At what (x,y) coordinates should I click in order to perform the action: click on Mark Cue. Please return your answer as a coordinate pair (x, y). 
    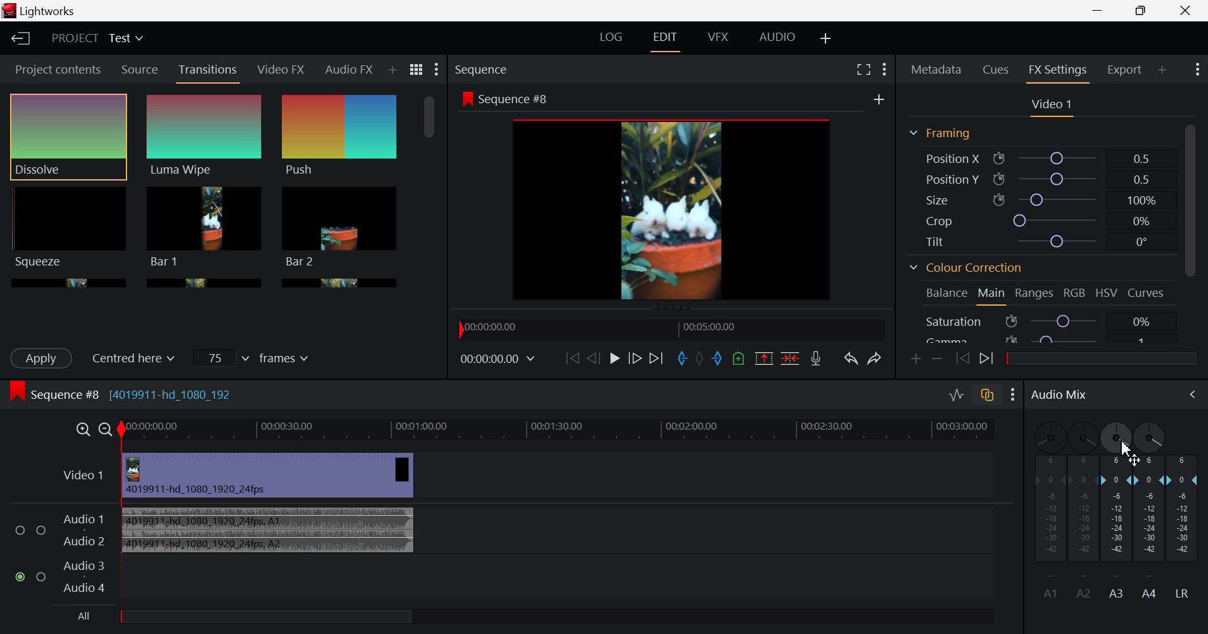
    Looking at the image, I should click on (737, 359).